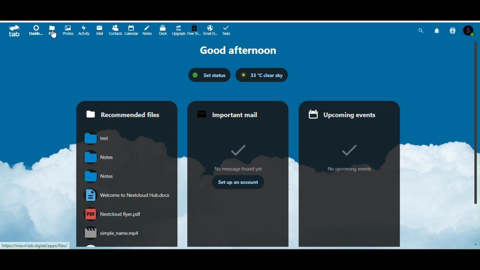 Image resolution: width=480 pixels, height=270 pixels. What do you see at coordinates (162, 29) in the screenshot?
I see `Deck` at bounding box center [162, 29].